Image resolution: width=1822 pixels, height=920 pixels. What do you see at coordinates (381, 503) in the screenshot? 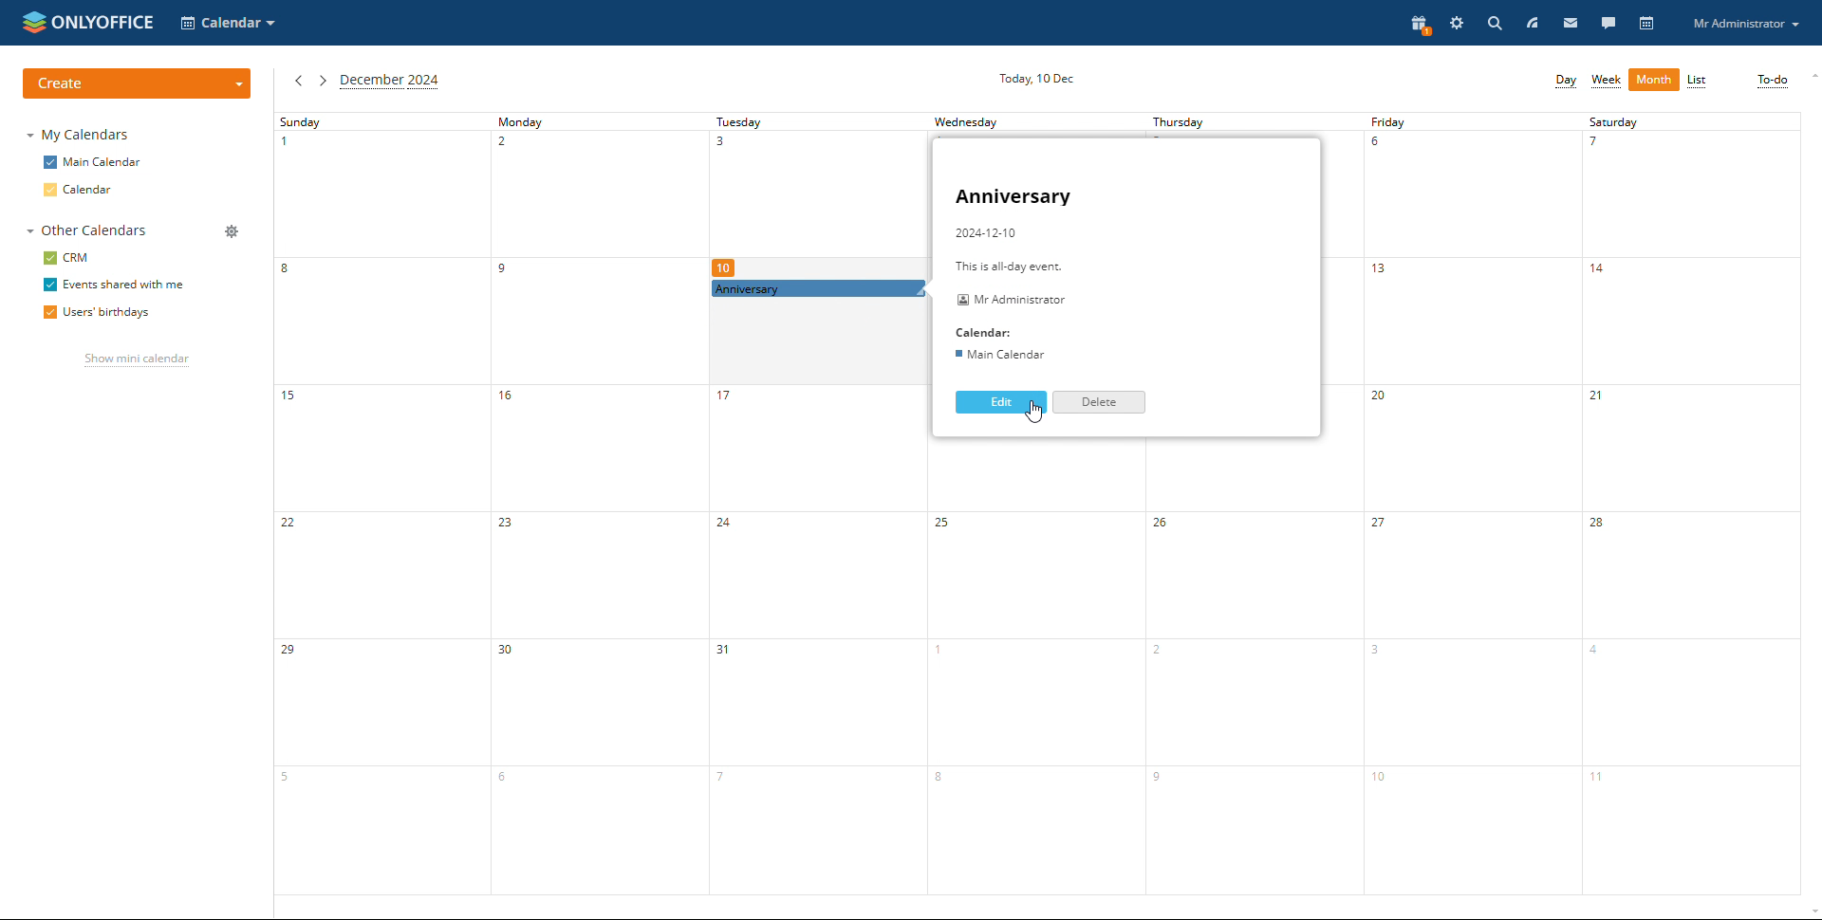
I see `sunday` at bounding box center [381, 503].